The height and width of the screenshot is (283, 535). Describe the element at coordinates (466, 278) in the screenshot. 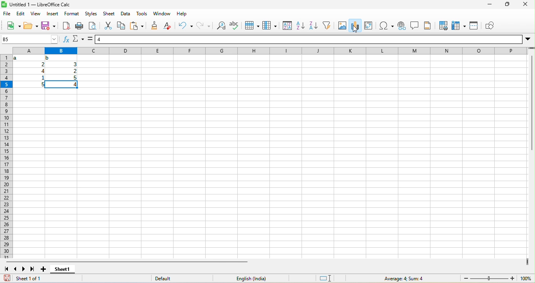

I see `Zoom out` at that location.